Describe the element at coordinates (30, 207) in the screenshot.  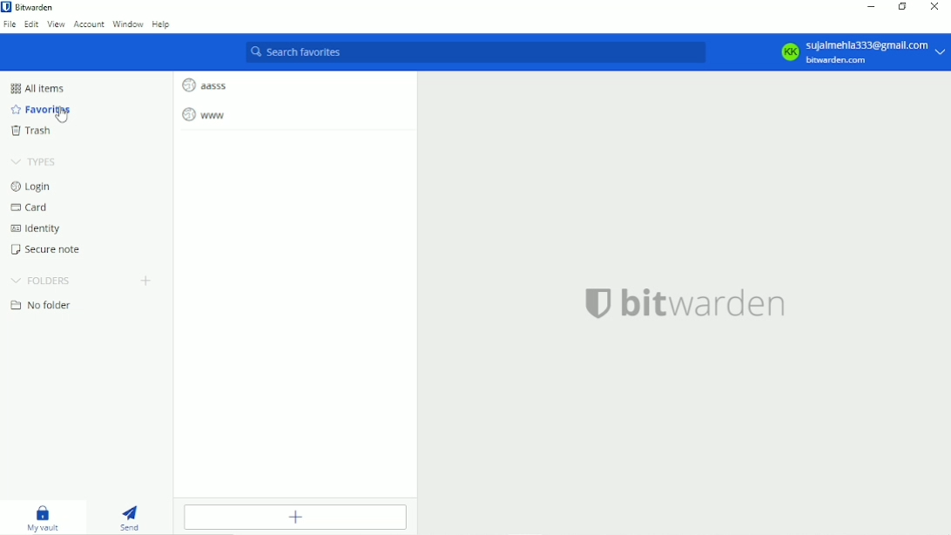
I see `Card` at that location.